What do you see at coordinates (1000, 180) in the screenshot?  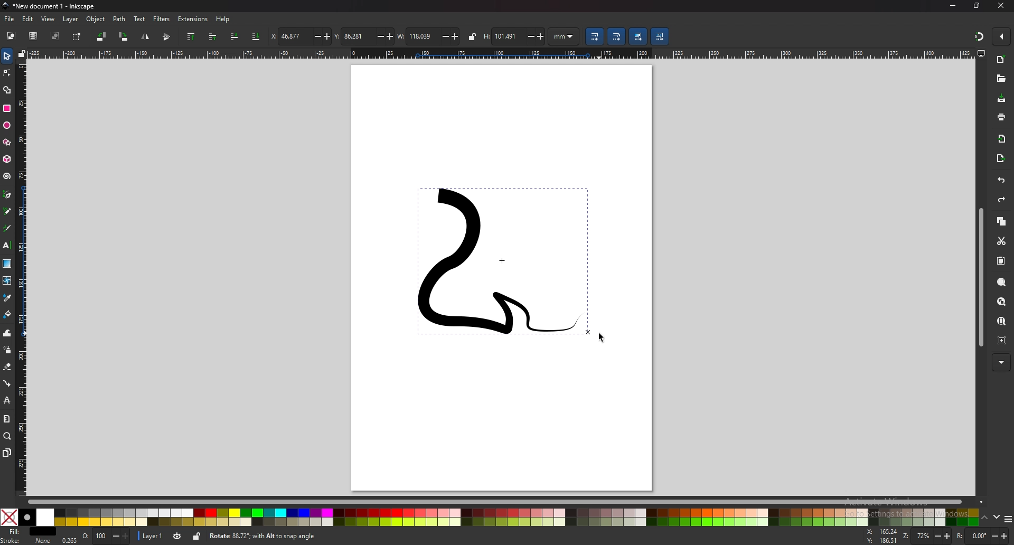 I see `UNDO` at bounding box center [1000, 180].